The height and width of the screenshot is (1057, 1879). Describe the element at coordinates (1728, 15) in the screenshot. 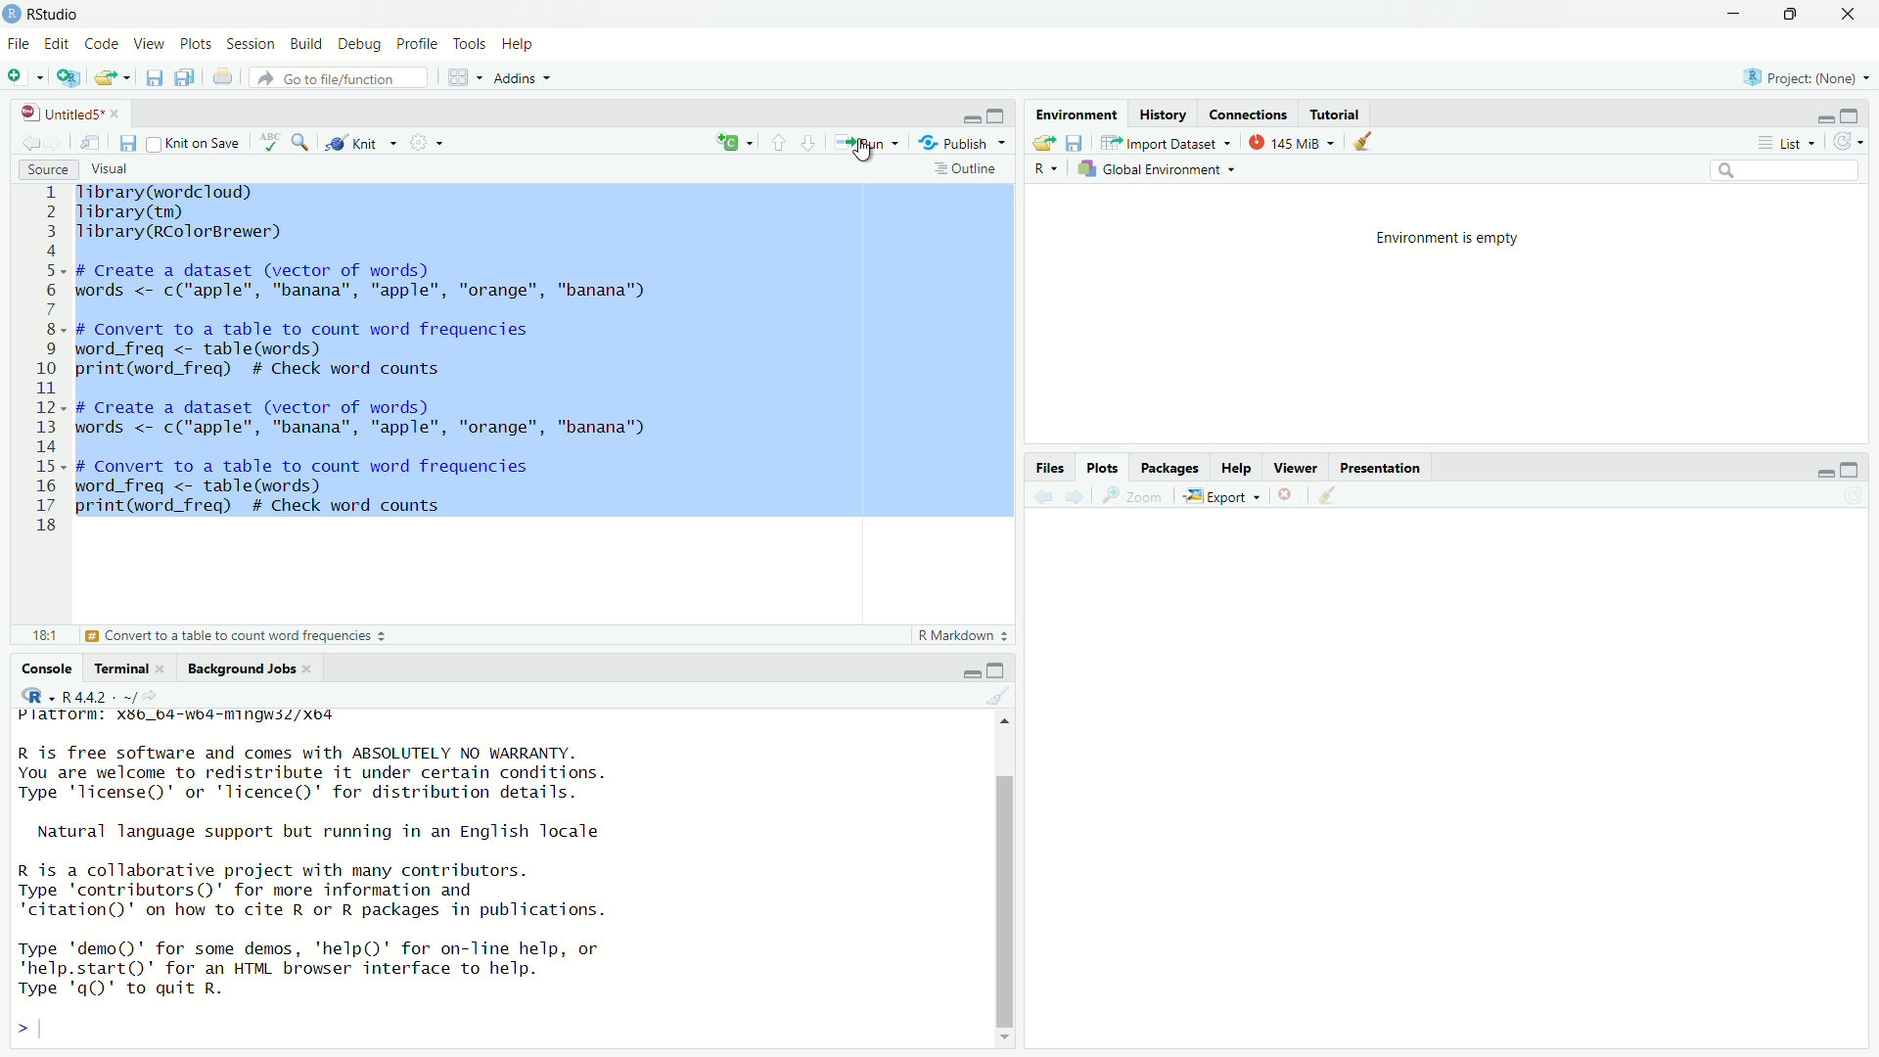

I see `Minimize` at that location.